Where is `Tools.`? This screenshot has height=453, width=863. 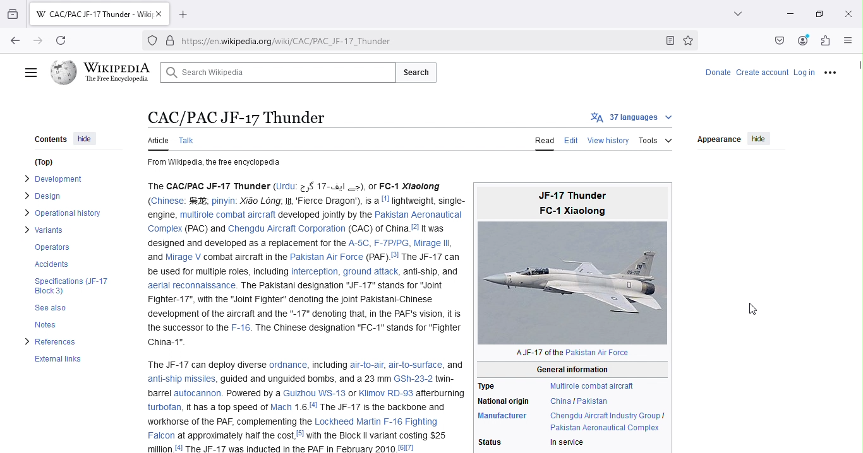 Tools. is located at coordinates (656, 139).